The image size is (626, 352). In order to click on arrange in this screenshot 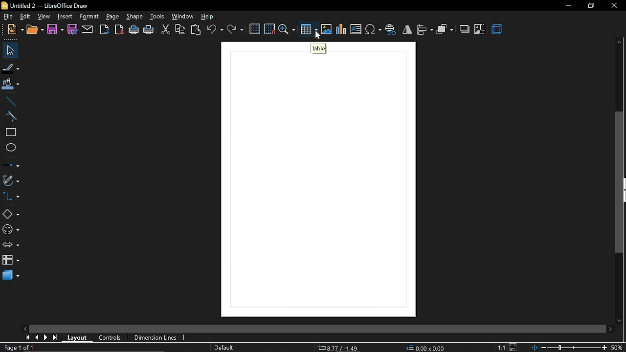, I will do `click(445, 30)`.